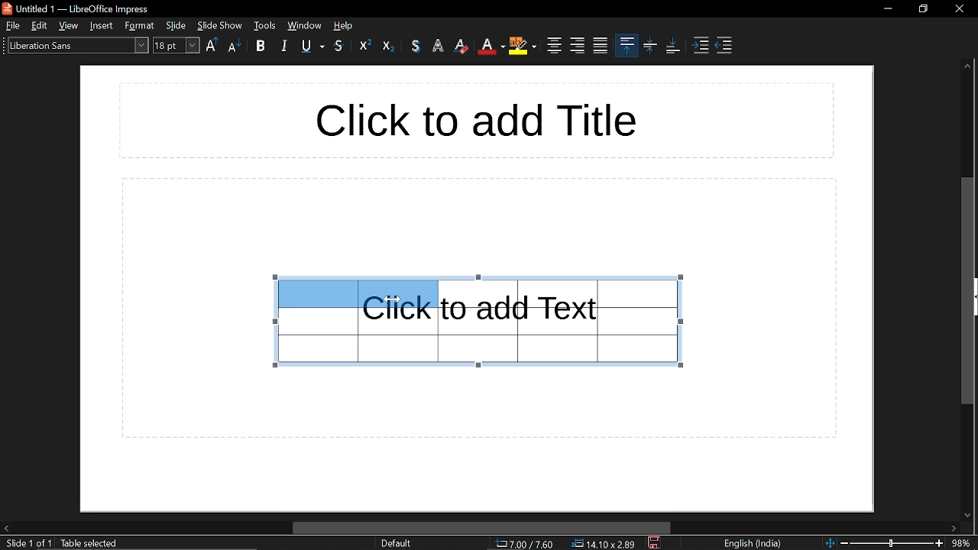 Image resolution: width=978 pixels, height=550 pixels. What do you see at coordinates (339, 46) in the screenshot?
I see `srikethrough` at bounding box center [339, 46].